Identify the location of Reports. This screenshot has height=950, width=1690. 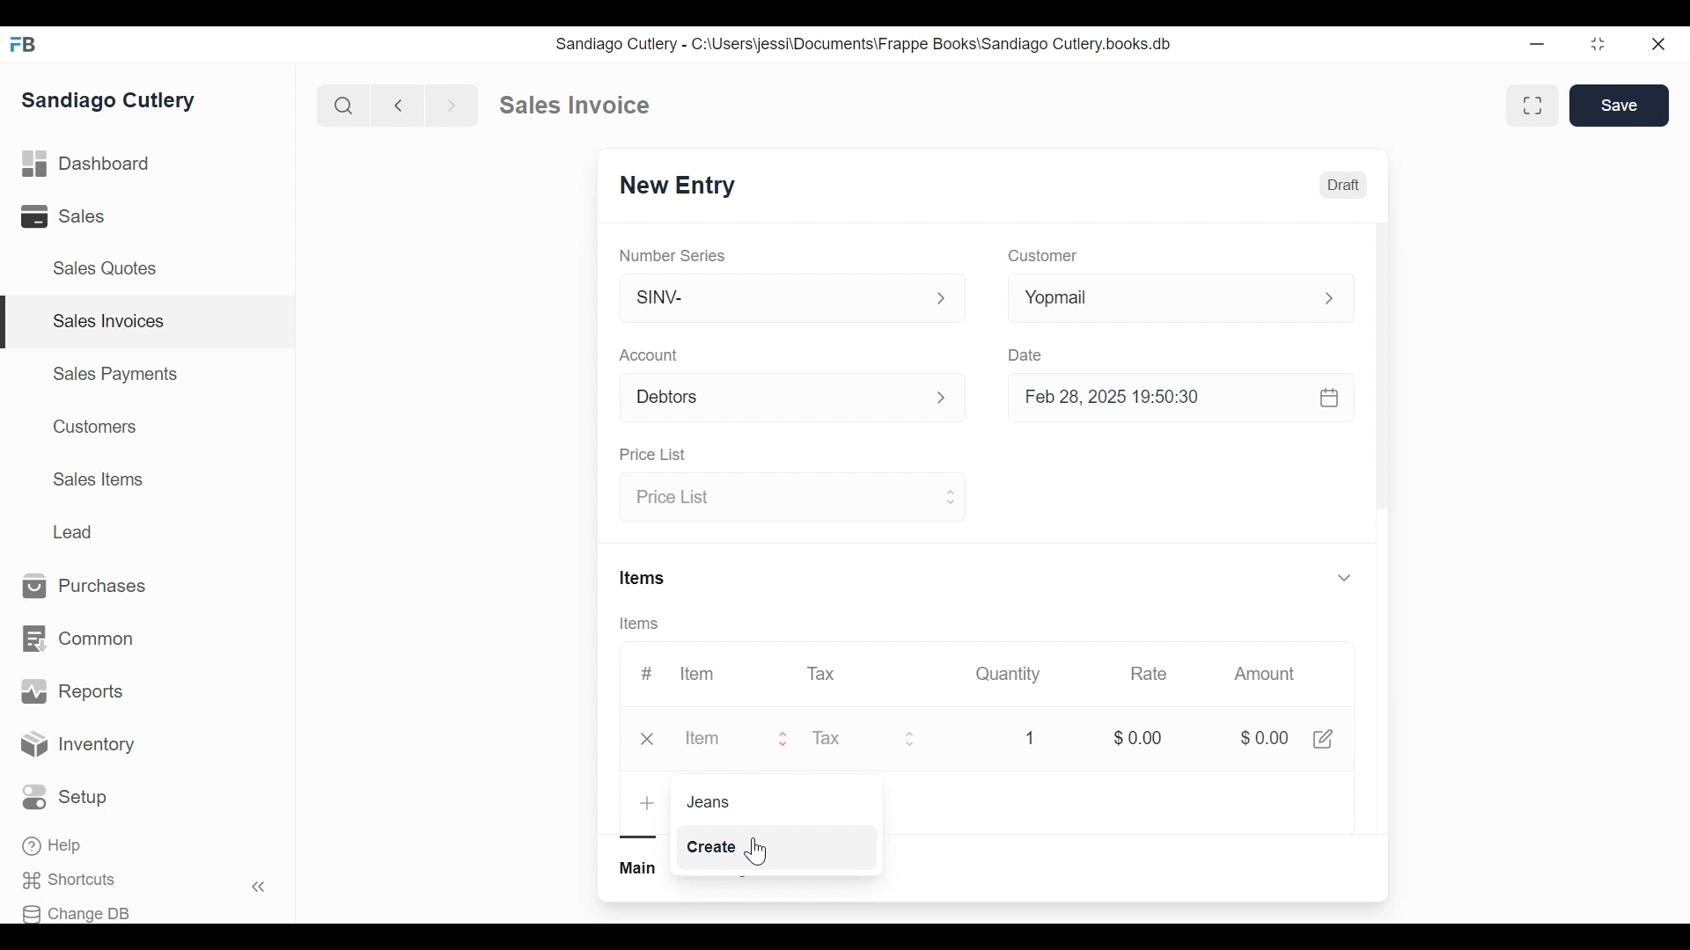
(72, 691).